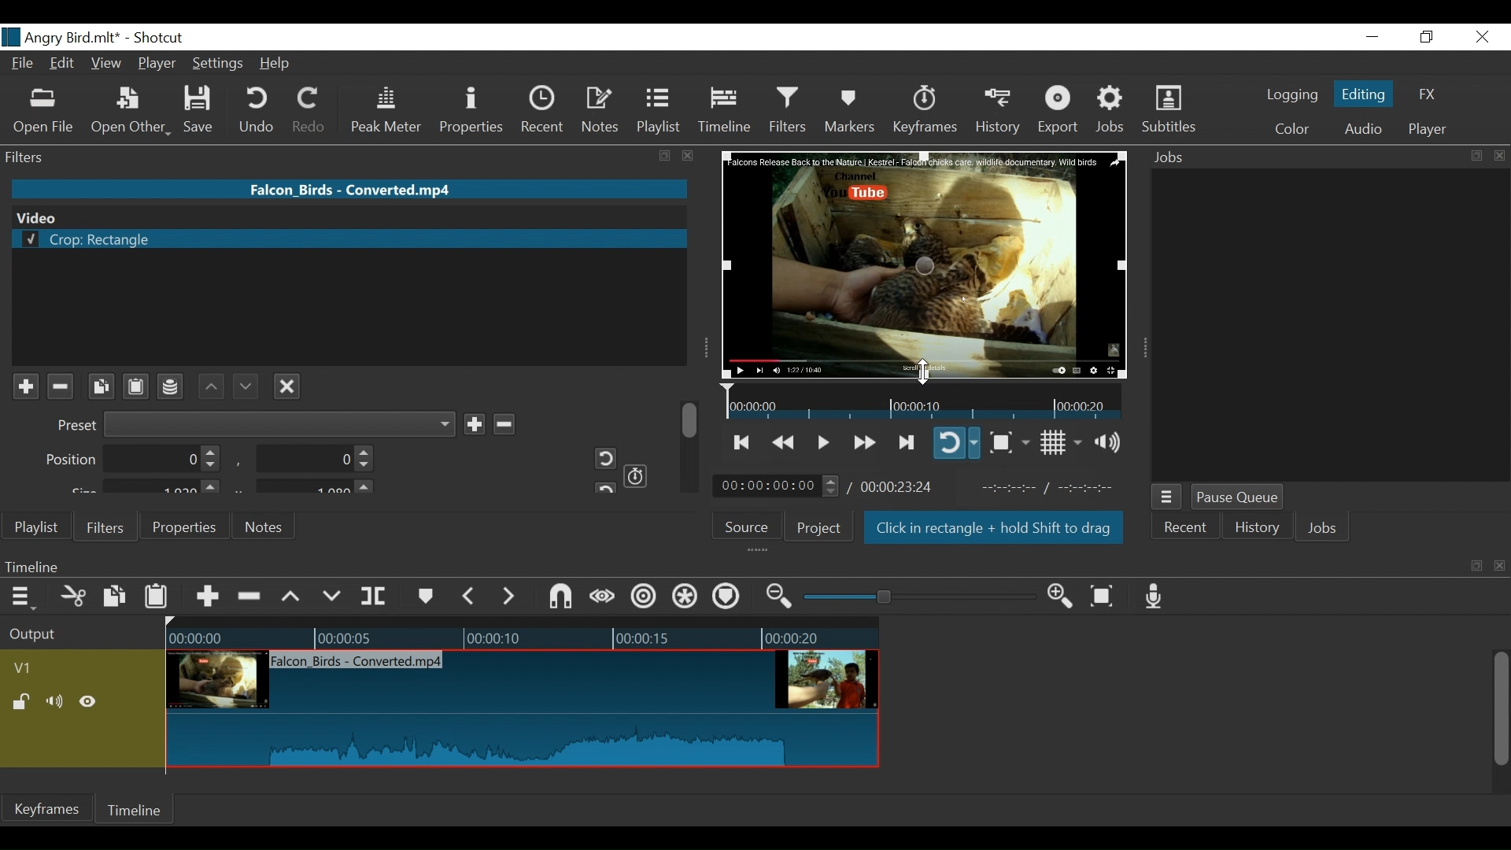 Image resolution: width=1511 pixels, height=850 pixels. I want to click on Remove cut, so click(251, 597).